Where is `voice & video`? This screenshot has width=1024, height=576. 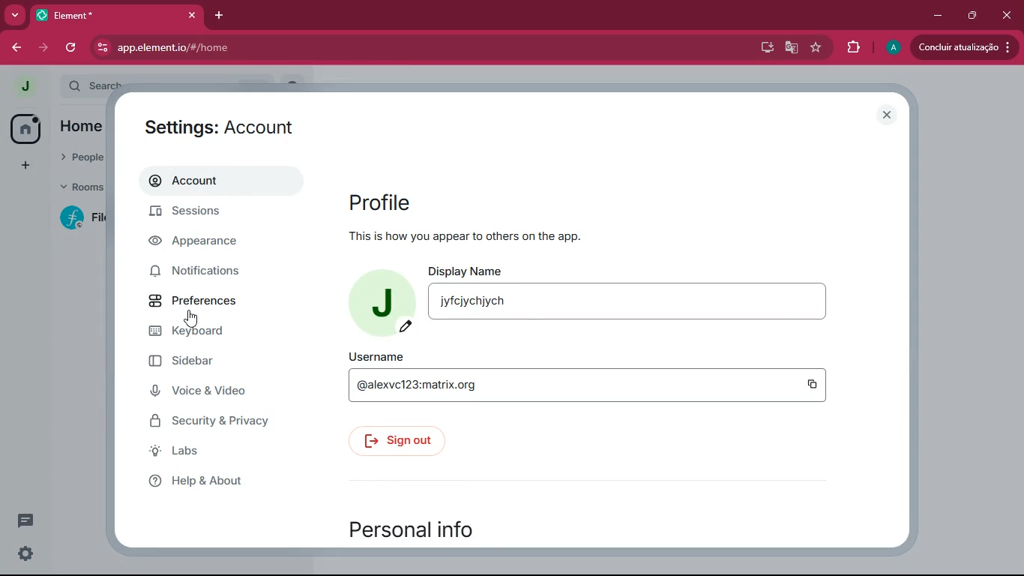
voice & video is located at coordinates (212, 394).